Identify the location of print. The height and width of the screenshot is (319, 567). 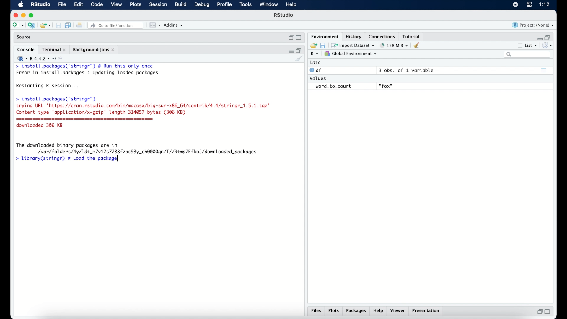
(79, 26).